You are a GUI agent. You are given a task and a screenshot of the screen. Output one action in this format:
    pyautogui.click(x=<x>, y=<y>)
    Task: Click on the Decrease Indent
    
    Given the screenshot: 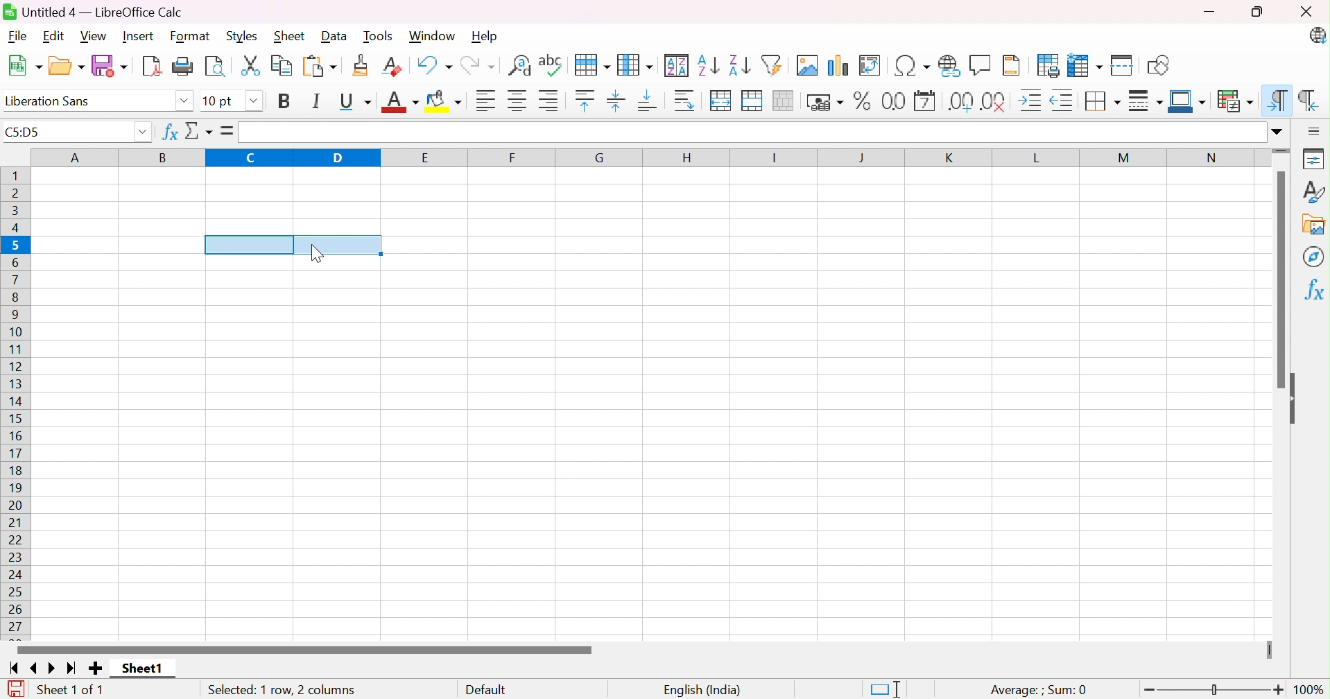 What is the action you would take?
    pyautogui.click(x=1066, y=99)
    